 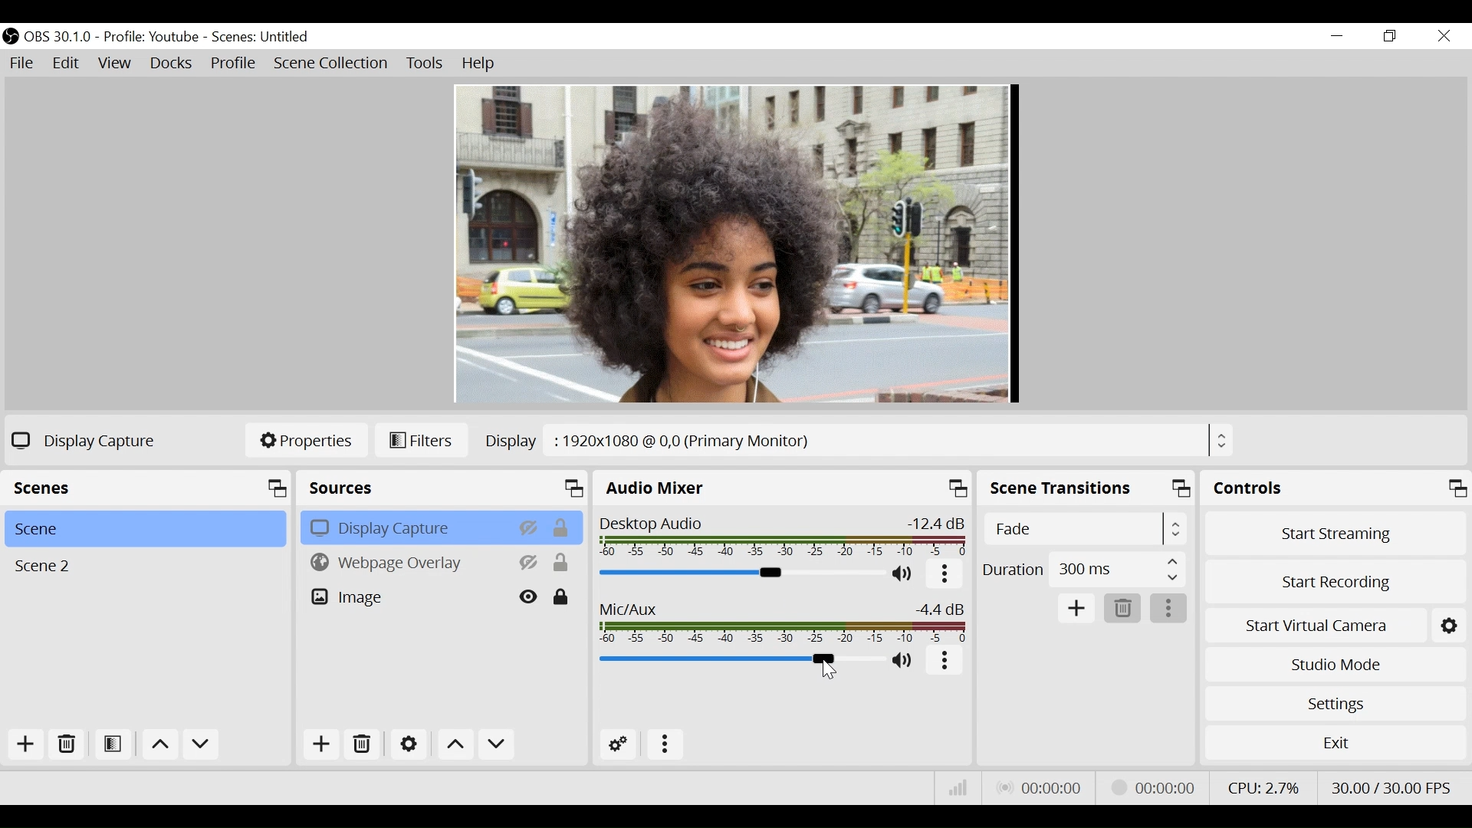 What do you see at coordinates (153, 37) in the screenshot?
I see `Profile ` at bounding box center [153, 37].